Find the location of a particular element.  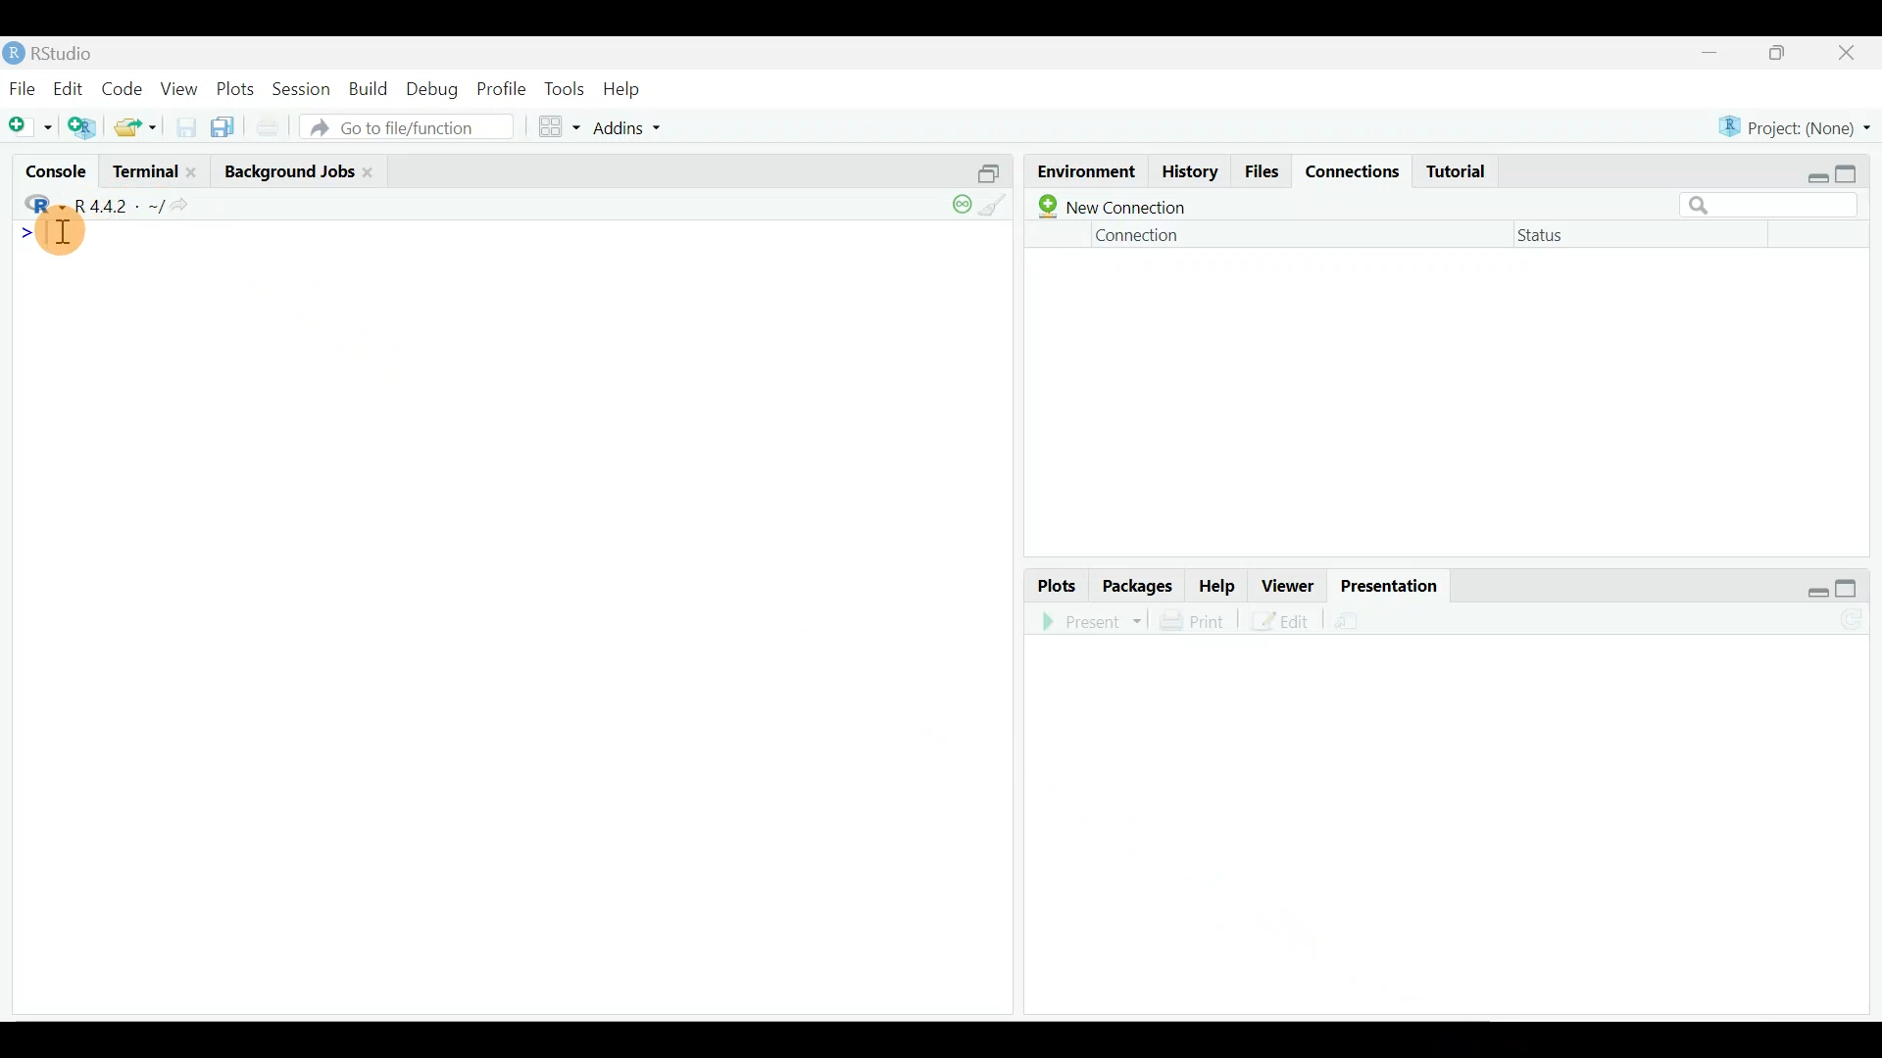

Save all open documents is located at coordinates (225, 128).